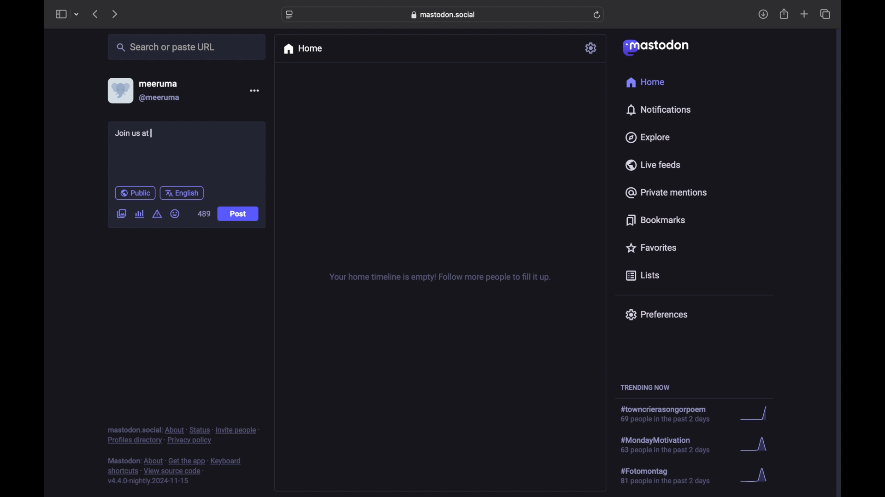 This screenshot has width=885, height=497. Describe the element at coordinates (763, 15) in the screenshot. I see `download` at that location.